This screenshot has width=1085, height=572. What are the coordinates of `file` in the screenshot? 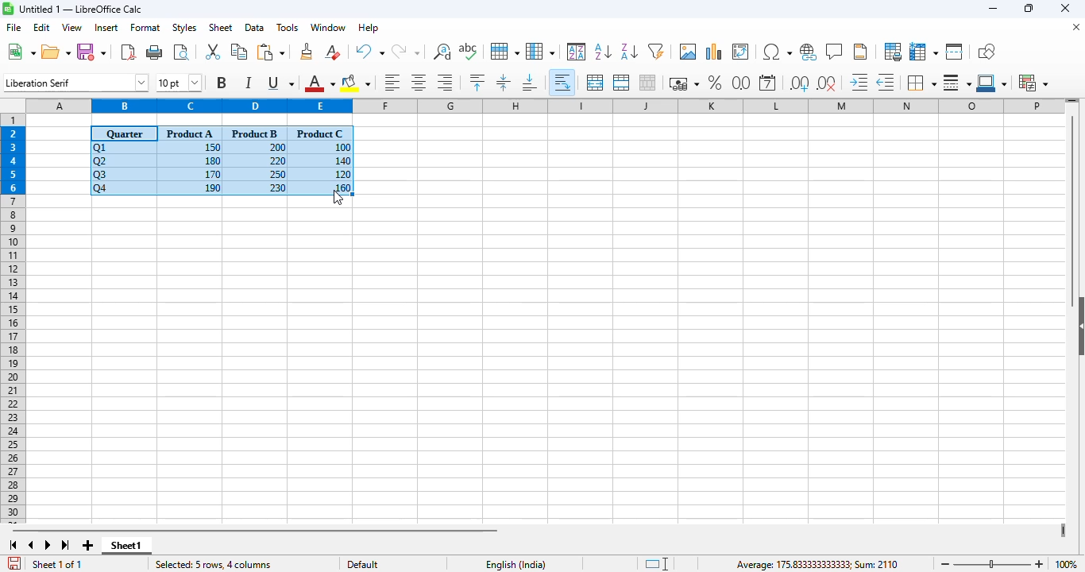 It's located at (13, 27).